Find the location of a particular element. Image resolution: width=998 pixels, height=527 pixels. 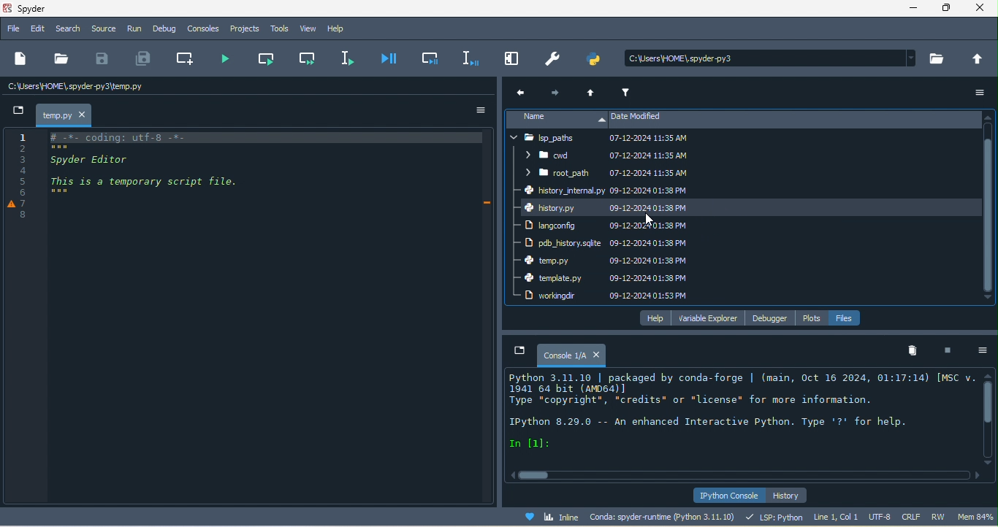

previous is located at coordinates (518, 91).